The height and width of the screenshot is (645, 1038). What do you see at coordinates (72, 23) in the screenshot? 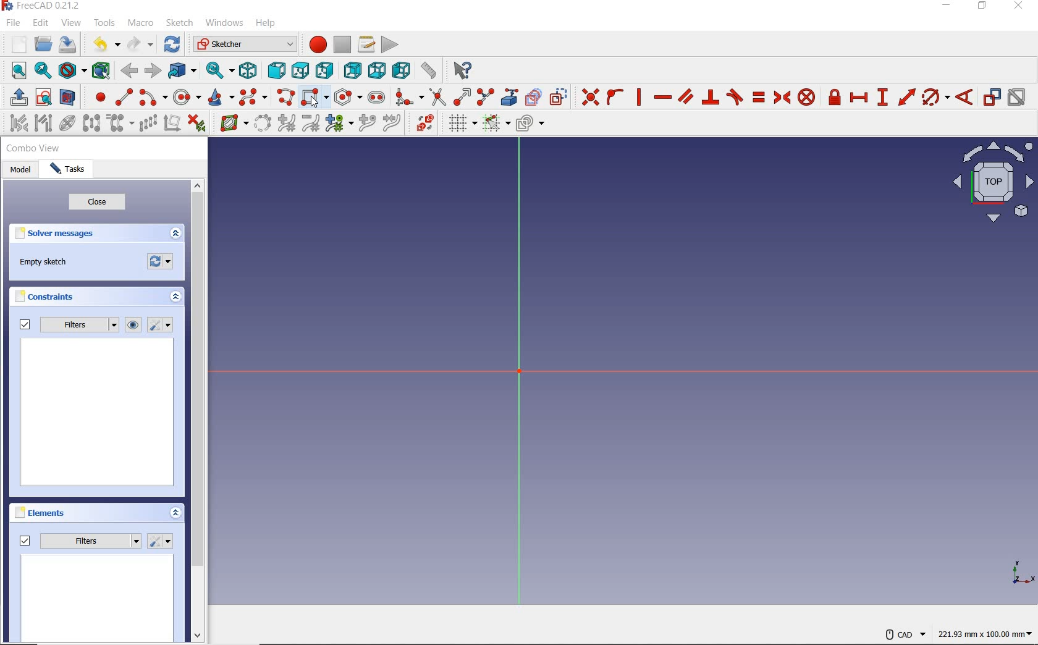
I see `view` at bounding box center [72, 23].